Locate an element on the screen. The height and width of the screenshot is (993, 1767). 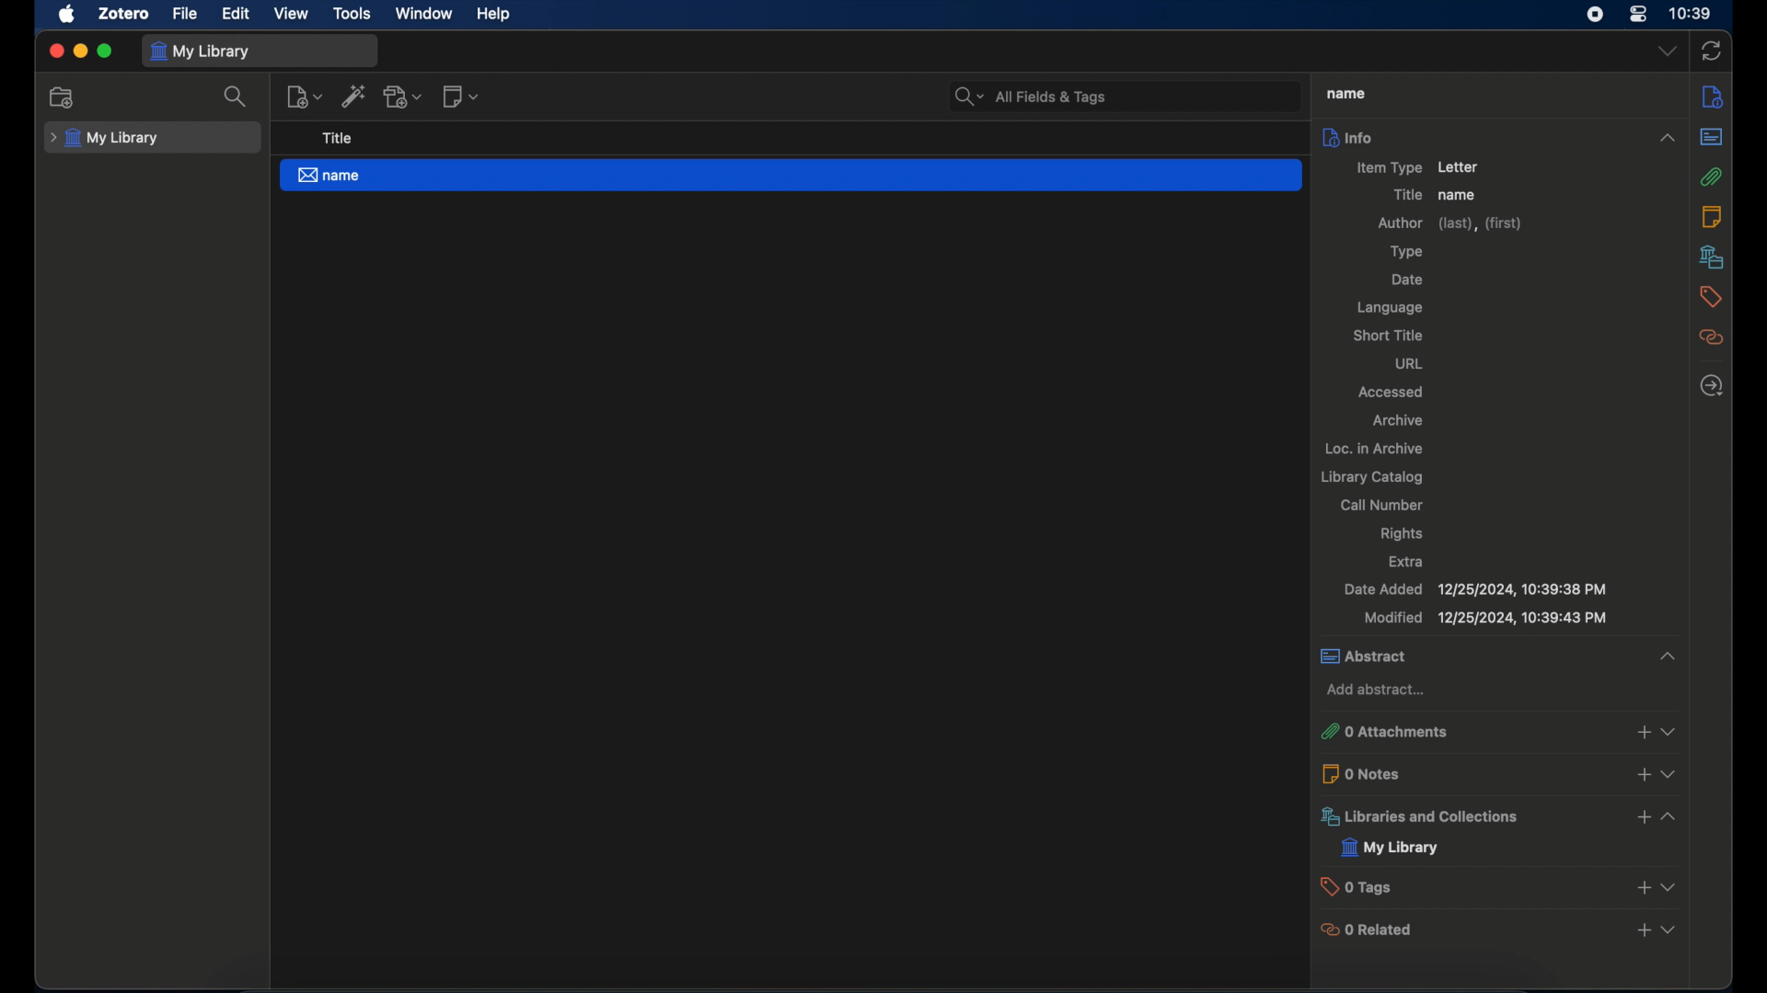
notes is located at coordinates (1712, 216).